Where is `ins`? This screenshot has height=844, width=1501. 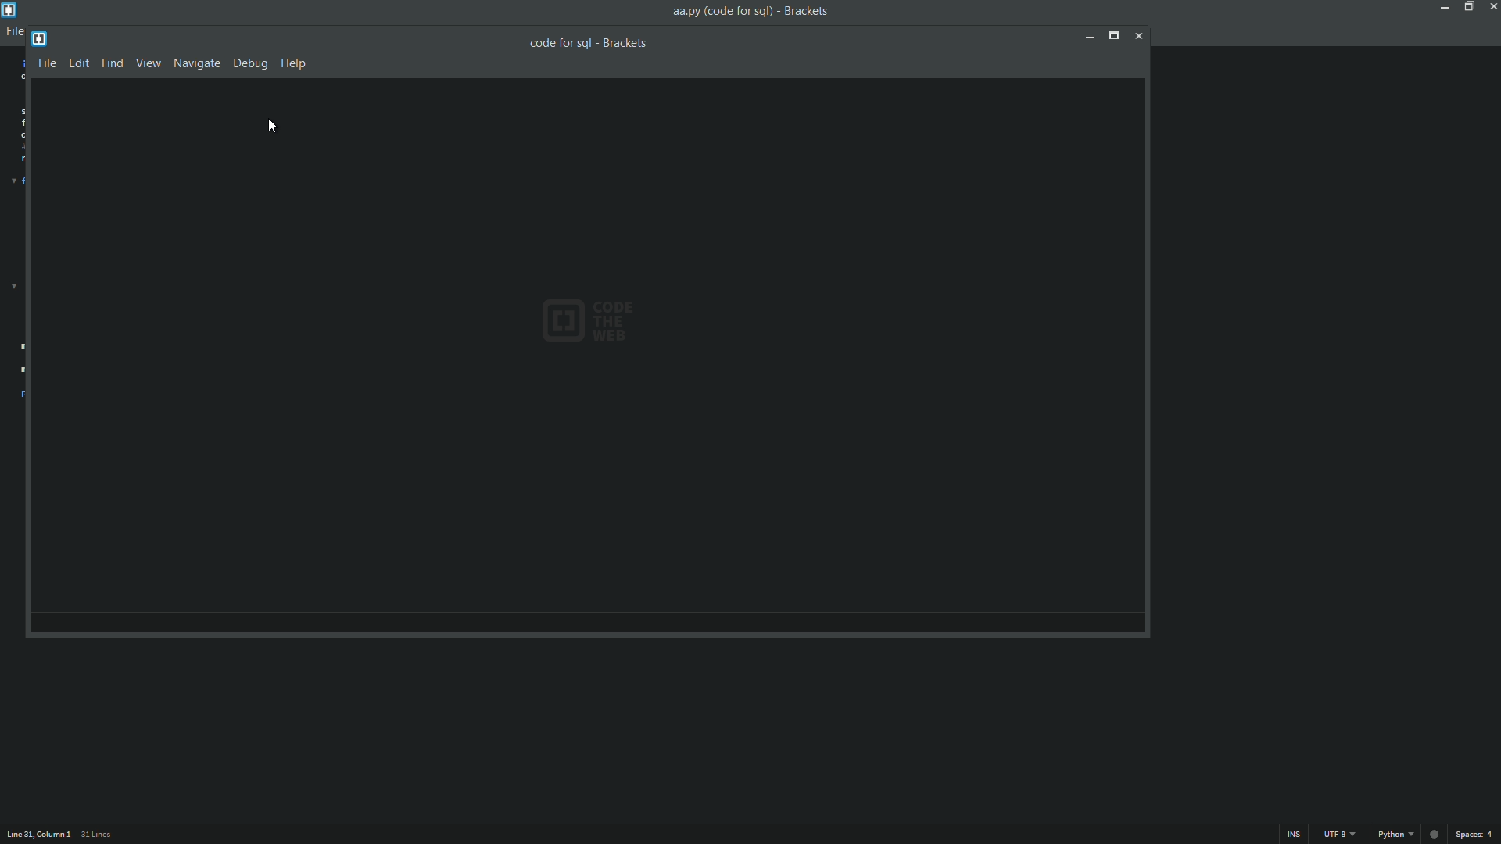 ins is located at coordinates (1294, 835).